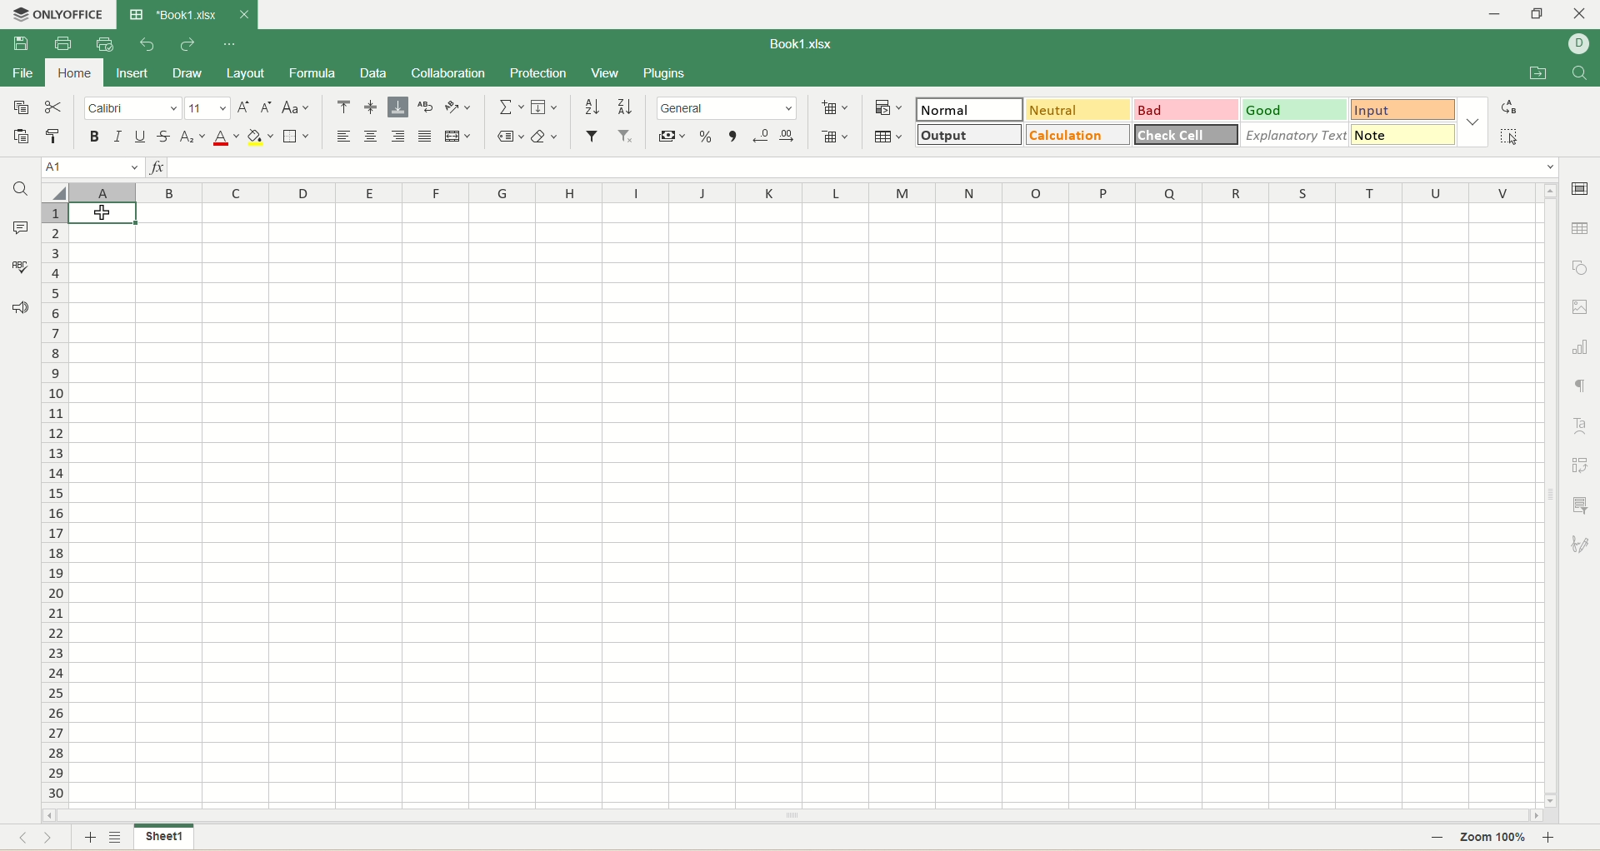 Image resolution: width=1600 pixels, height=851 pixels. Describe the element at coordinates (132, 108) in the screenshot. I see `font name` at that location.